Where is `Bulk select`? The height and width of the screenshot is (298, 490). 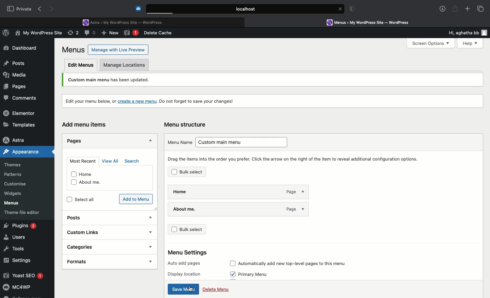
Bulk select is located at coordinates (199, 172).